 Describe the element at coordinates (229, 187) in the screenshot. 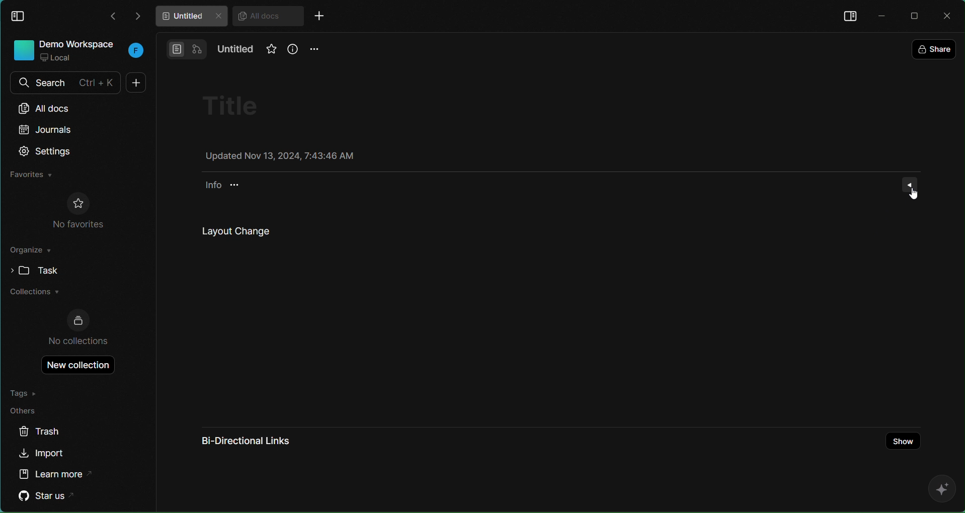

I see `Info` at that location.